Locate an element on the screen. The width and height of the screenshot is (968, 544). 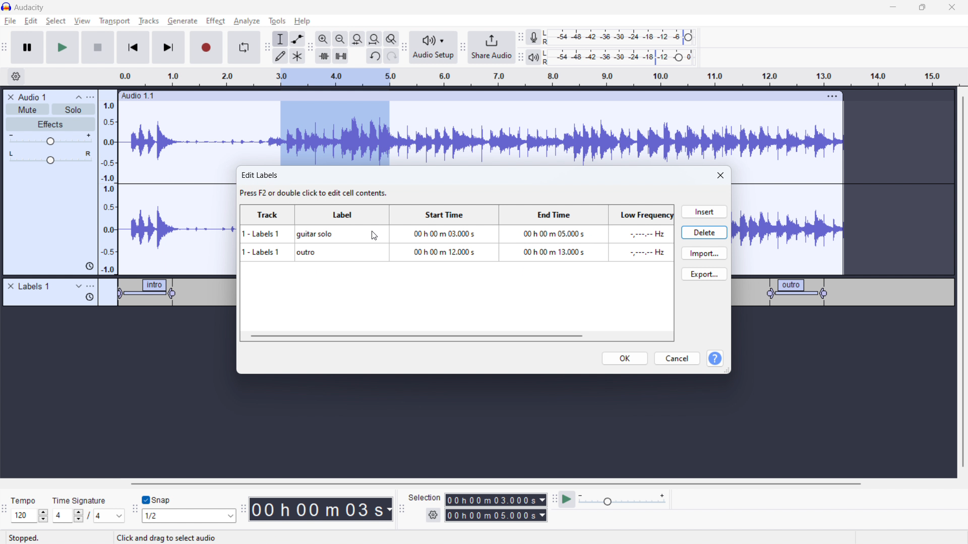
toggle zoom is located at coordinates (391, 39).